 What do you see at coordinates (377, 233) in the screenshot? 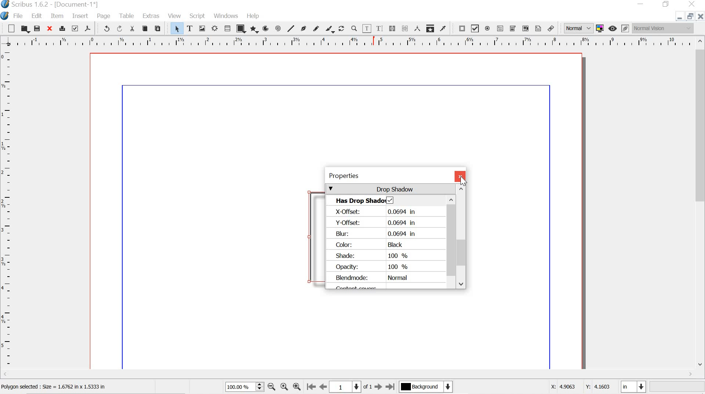
I see `Blur: 0.0694 in` at bounding box center [377, 233].